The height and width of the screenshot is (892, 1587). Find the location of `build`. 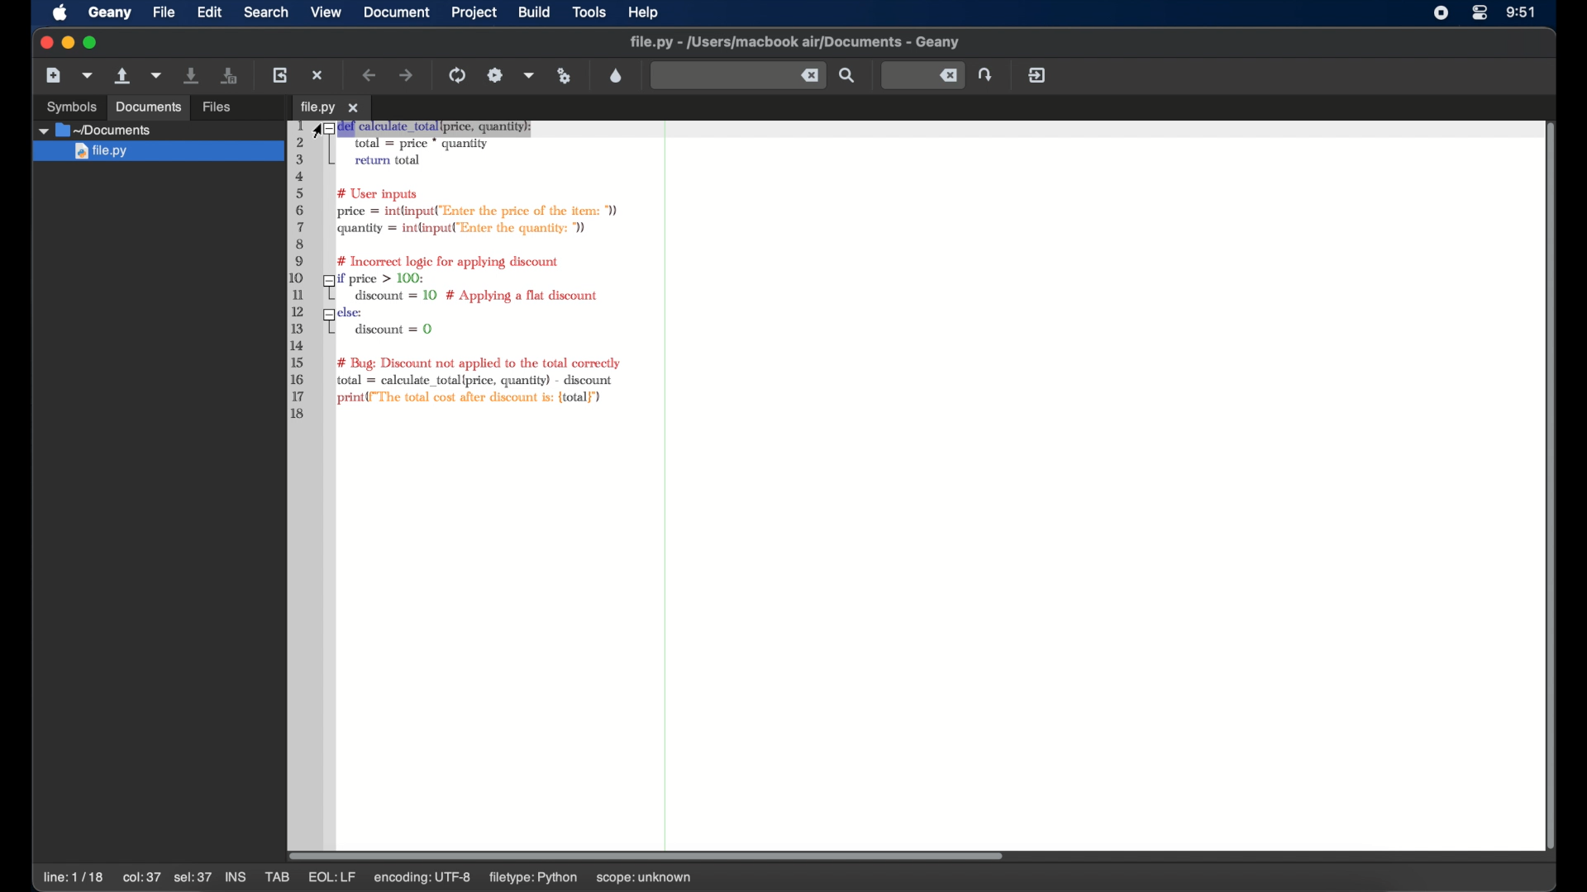

build is located at coordinates (535, 12).